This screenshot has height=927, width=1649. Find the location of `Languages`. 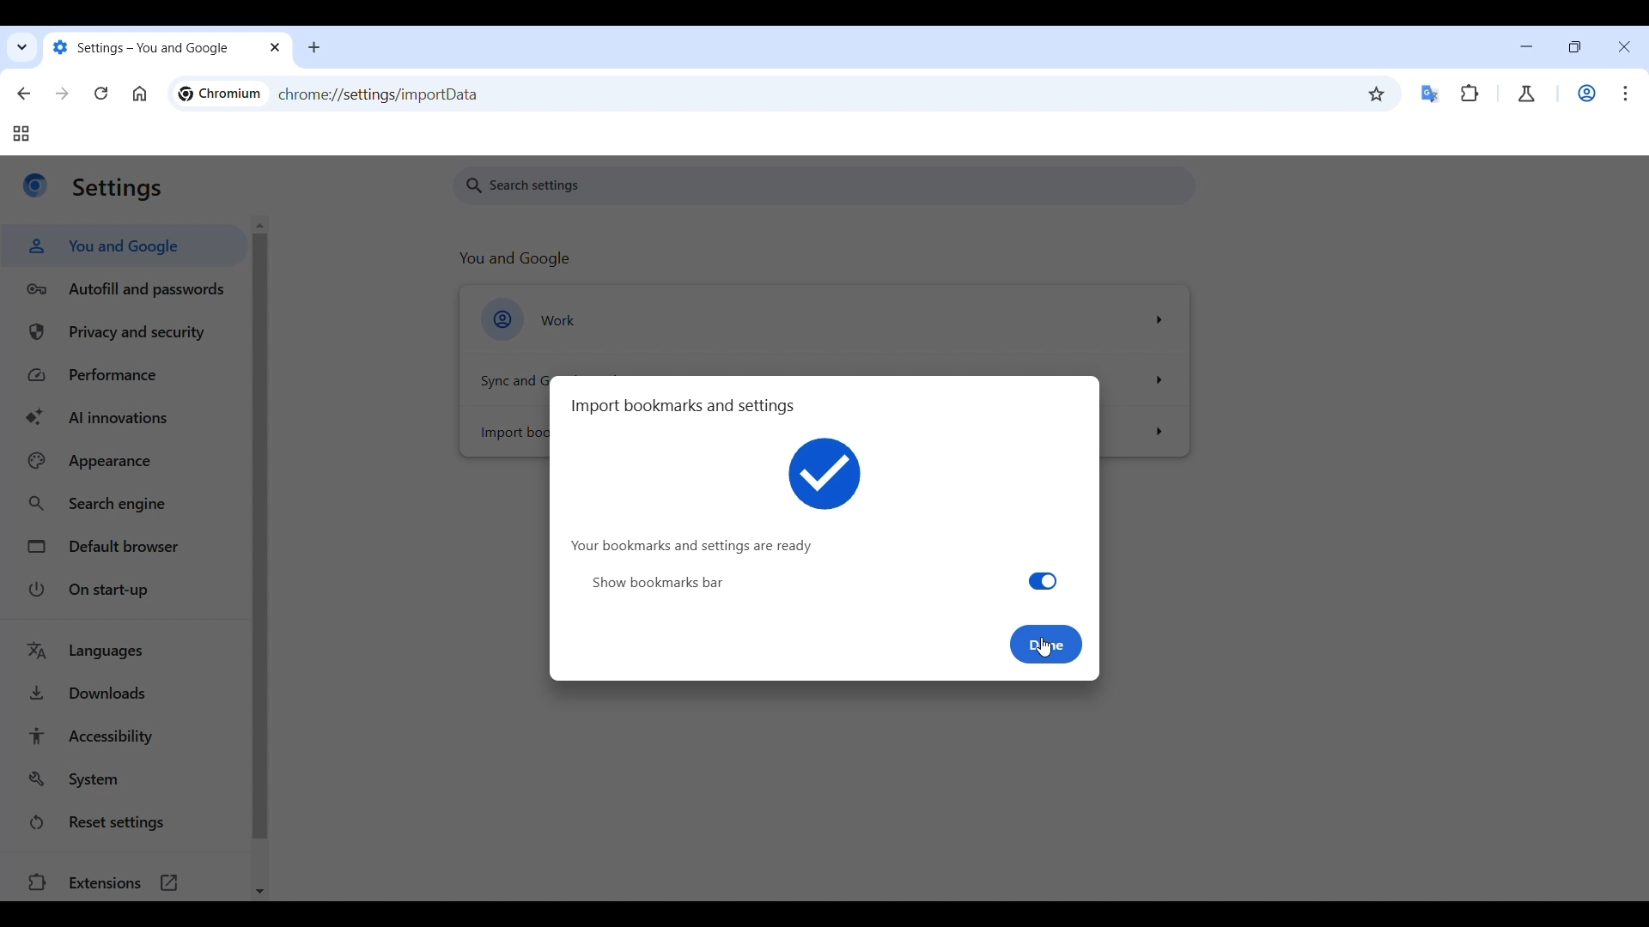

Languages is located at coordinates (125, 651).